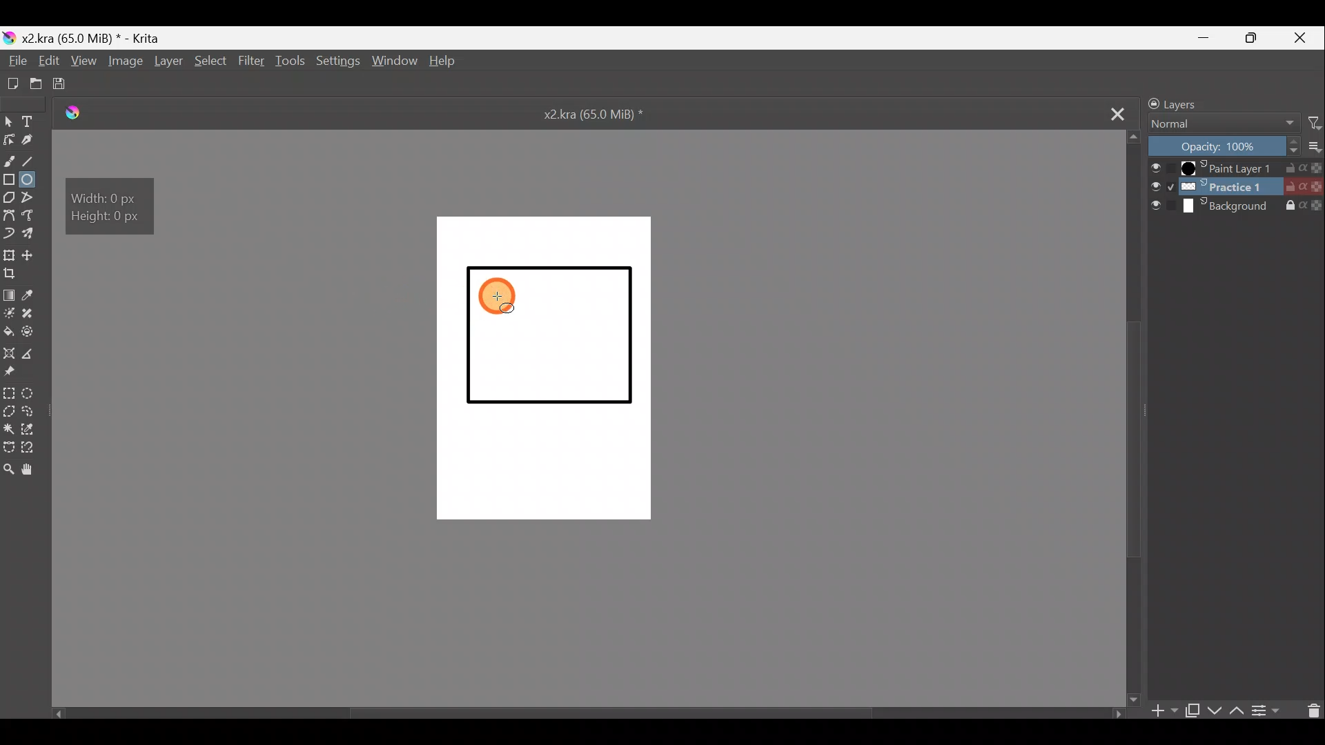  What do you see at coordinates (10, 293) in the screenshot?
I see `Draw a gradient` at bounding box center [10, 293].